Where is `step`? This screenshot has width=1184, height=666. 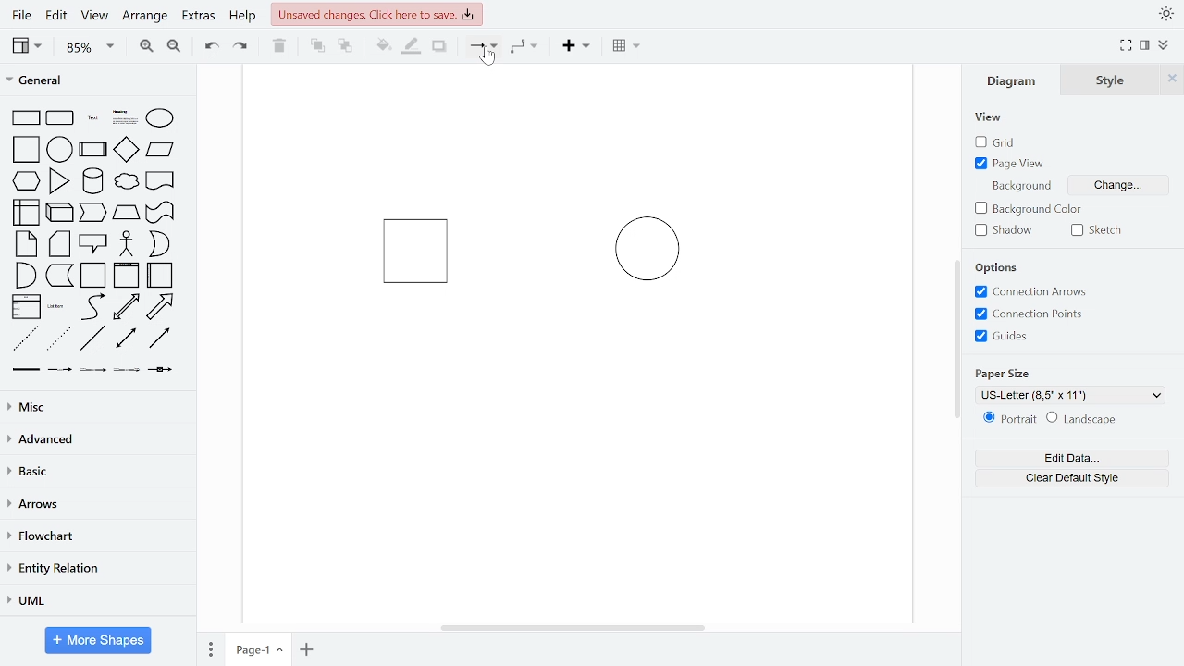
step is located at coordinates (92, 213).